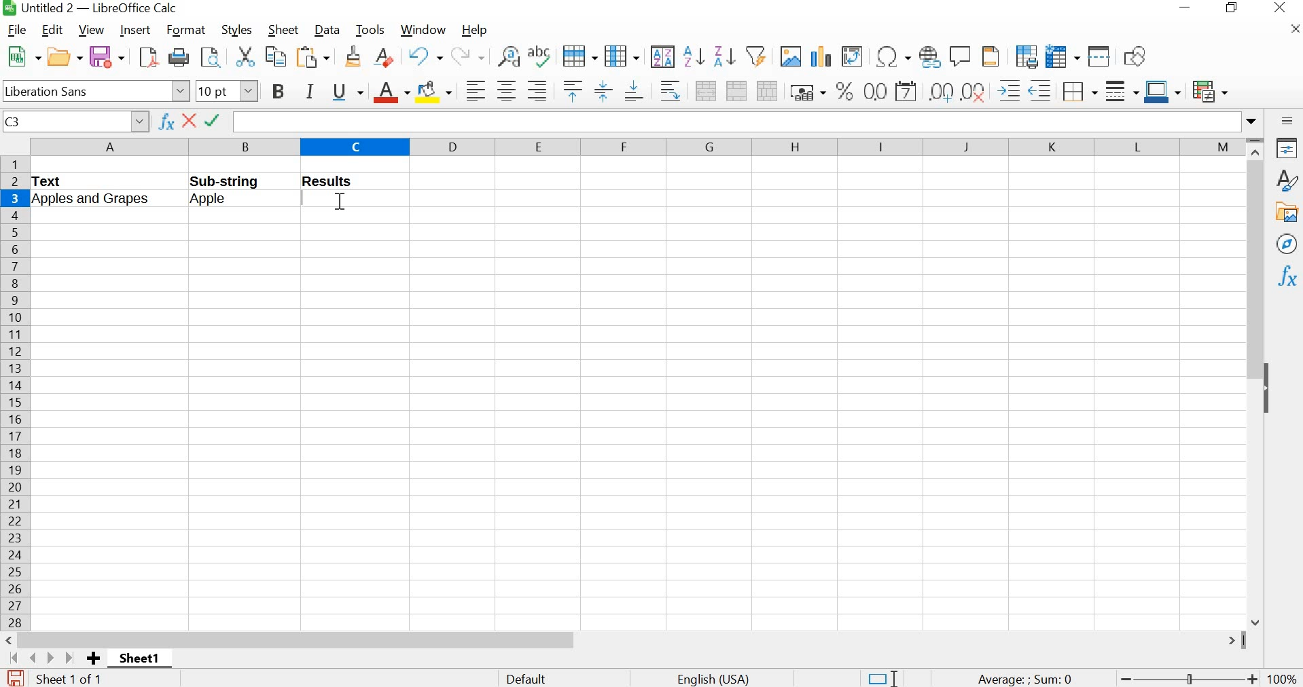 This screenshot has height=687, width=1303. What do you see at coordinates (166, 122) in the screenshot?
I see `function wizard` at bounding box center [166, 122].